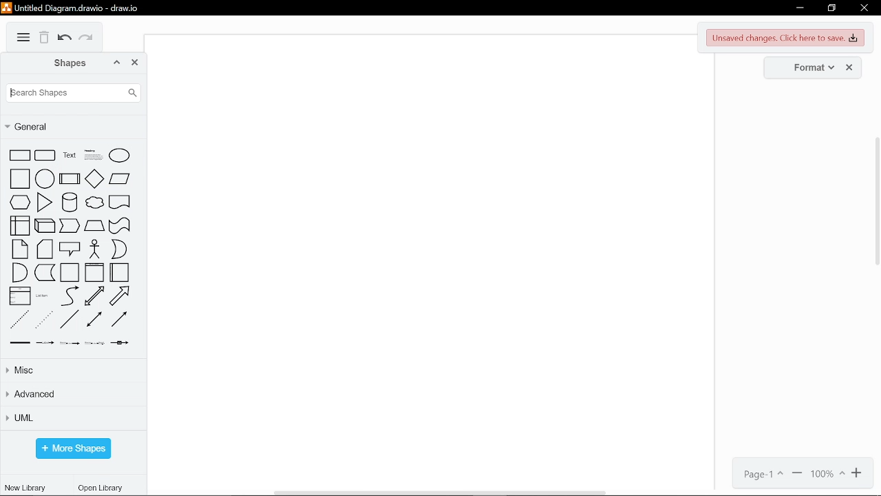  I want to click on more shapes, so click(73, 448).